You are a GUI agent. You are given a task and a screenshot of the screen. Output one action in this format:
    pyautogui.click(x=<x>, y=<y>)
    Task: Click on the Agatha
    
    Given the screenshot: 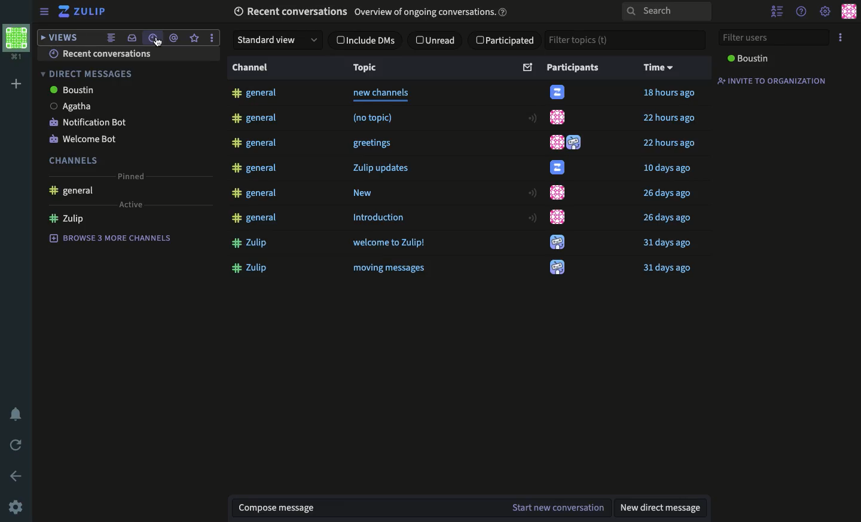 What is the action you would take?
    pyautogui.click(x=68, y=106)
    